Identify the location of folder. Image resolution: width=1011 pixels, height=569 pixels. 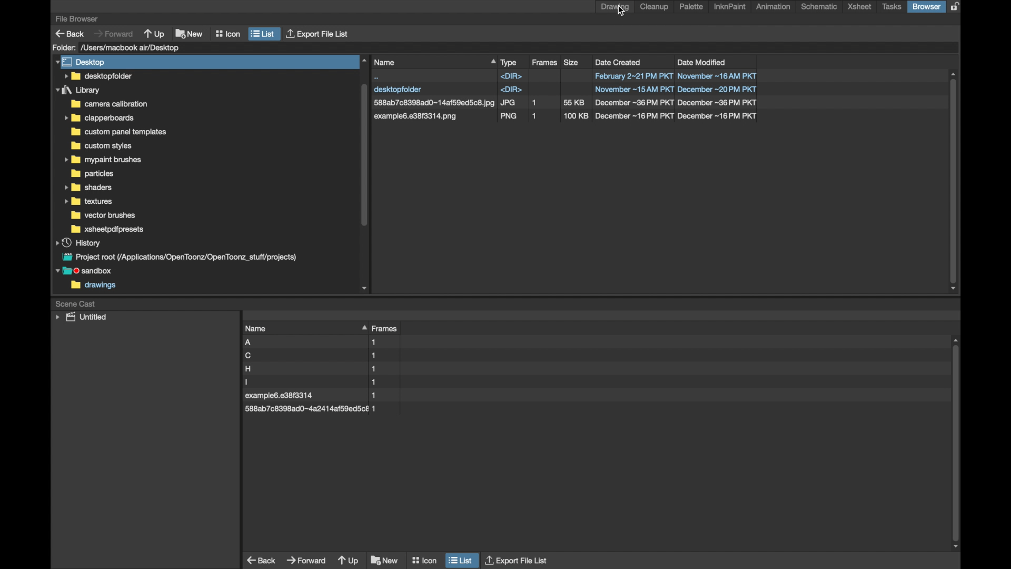
(97, 76).